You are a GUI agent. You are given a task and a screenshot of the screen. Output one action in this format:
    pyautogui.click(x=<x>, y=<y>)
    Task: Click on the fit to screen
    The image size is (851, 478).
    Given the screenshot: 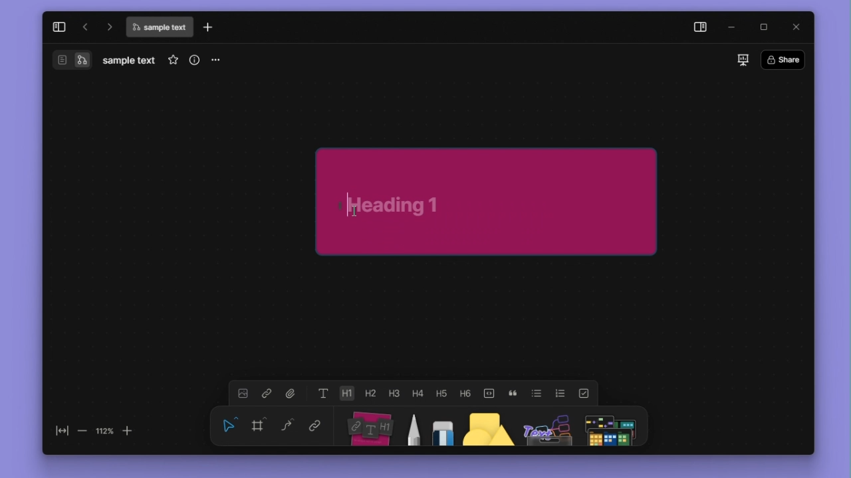 What is the action you would take?
    pyautogui.click(x=62, y=431)
    